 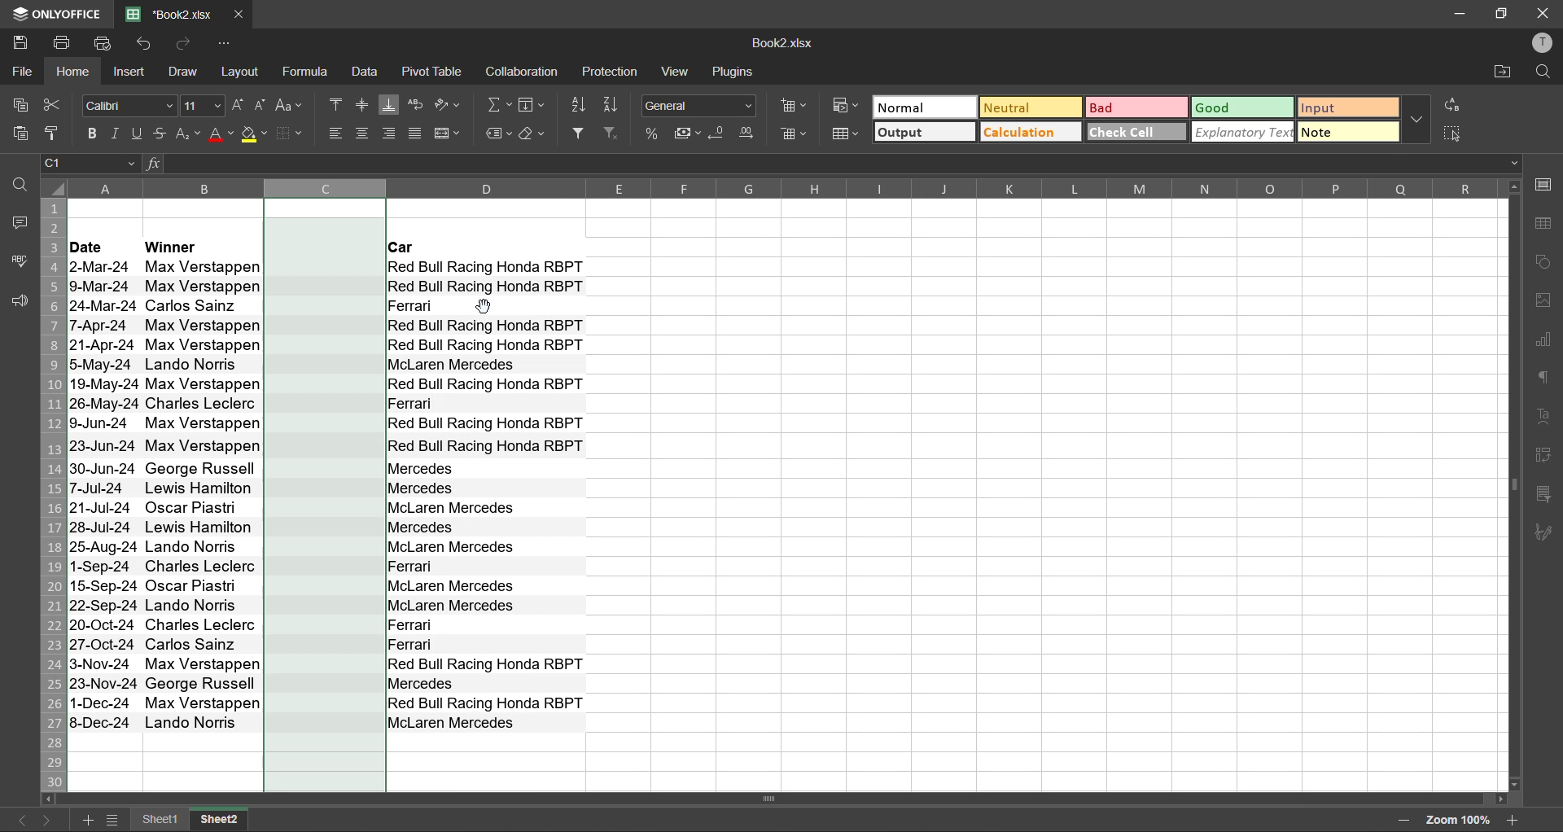 I want to click on table, so click(x=1542, y=224).